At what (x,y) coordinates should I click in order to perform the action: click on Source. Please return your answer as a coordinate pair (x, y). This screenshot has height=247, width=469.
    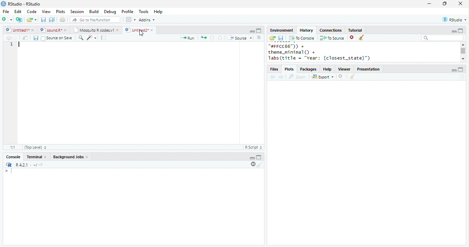
    Looking at the image, I should click on (240, 38).